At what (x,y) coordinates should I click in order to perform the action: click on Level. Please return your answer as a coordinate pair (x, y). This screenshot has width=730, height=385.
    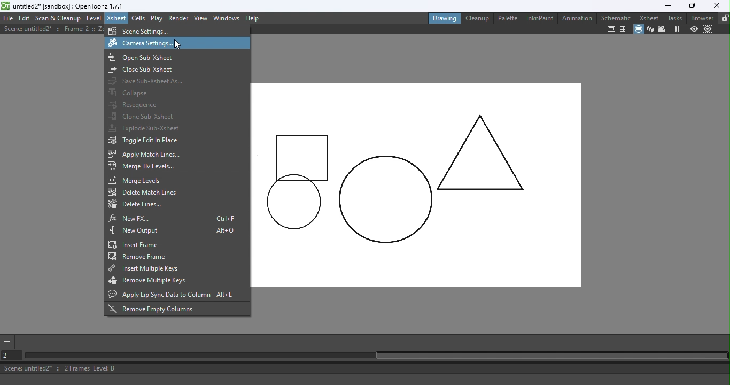
    Looking at the image, I should click on (95, 17).